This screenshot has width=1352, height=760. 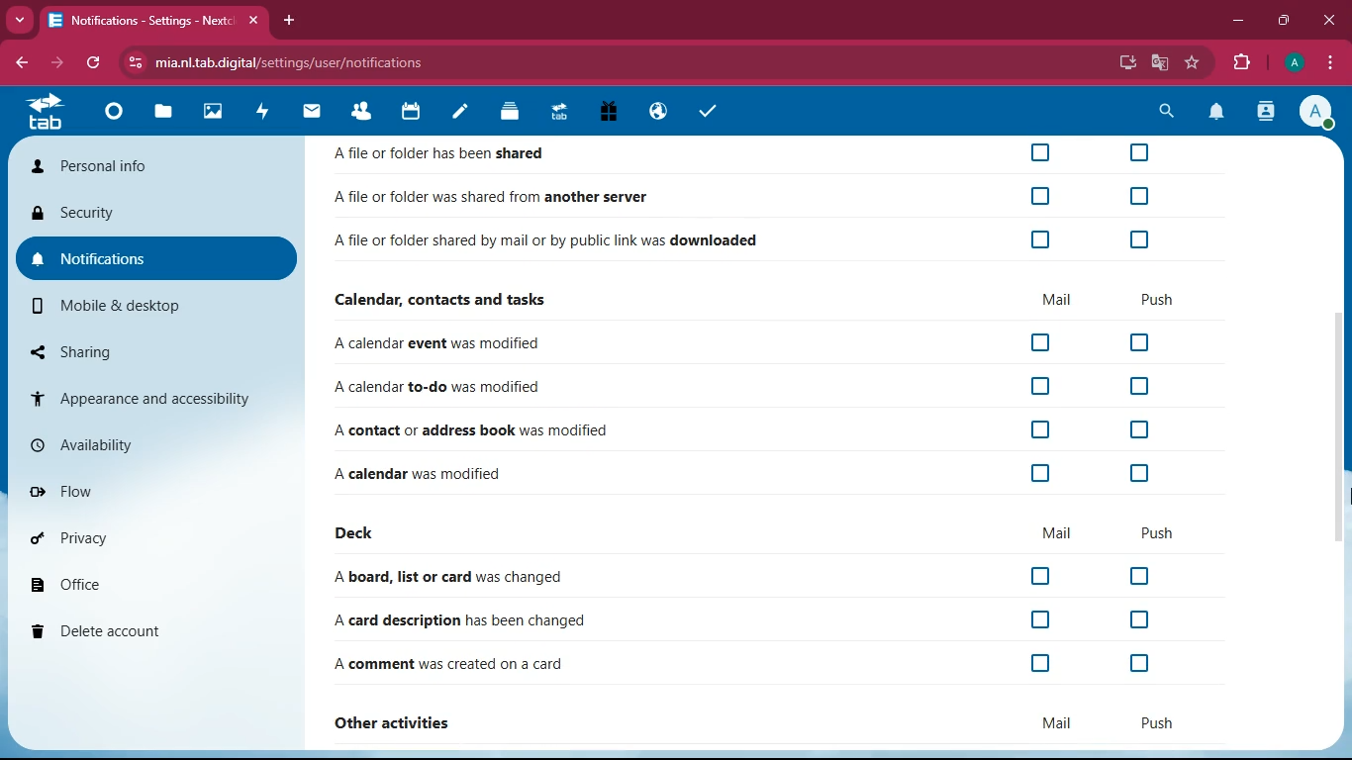 What do you see at coordinates (711, 111) in the screenshot?
I see `tasks` at bounding box center [711, 111].